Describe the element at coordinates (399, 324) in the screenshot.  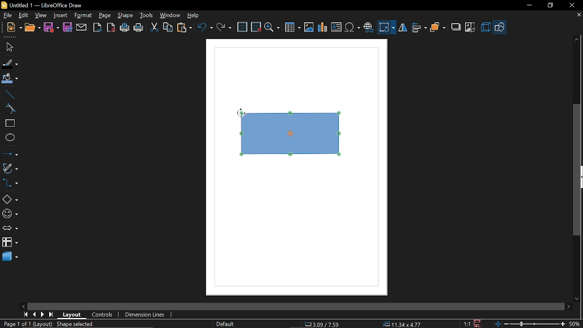
I see `0.00x0.00` at that location.